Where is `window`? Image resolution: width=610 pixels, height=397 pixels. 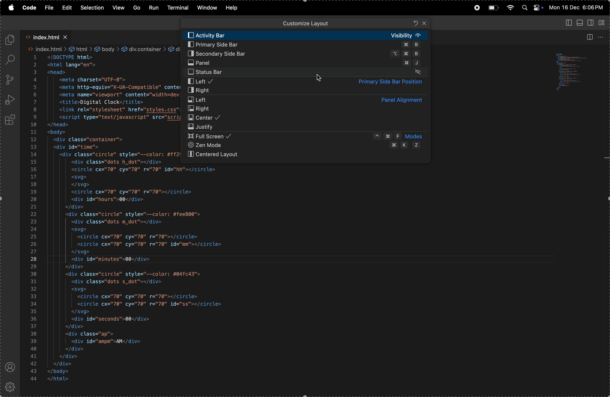 window is located at coordinates (206, 7).